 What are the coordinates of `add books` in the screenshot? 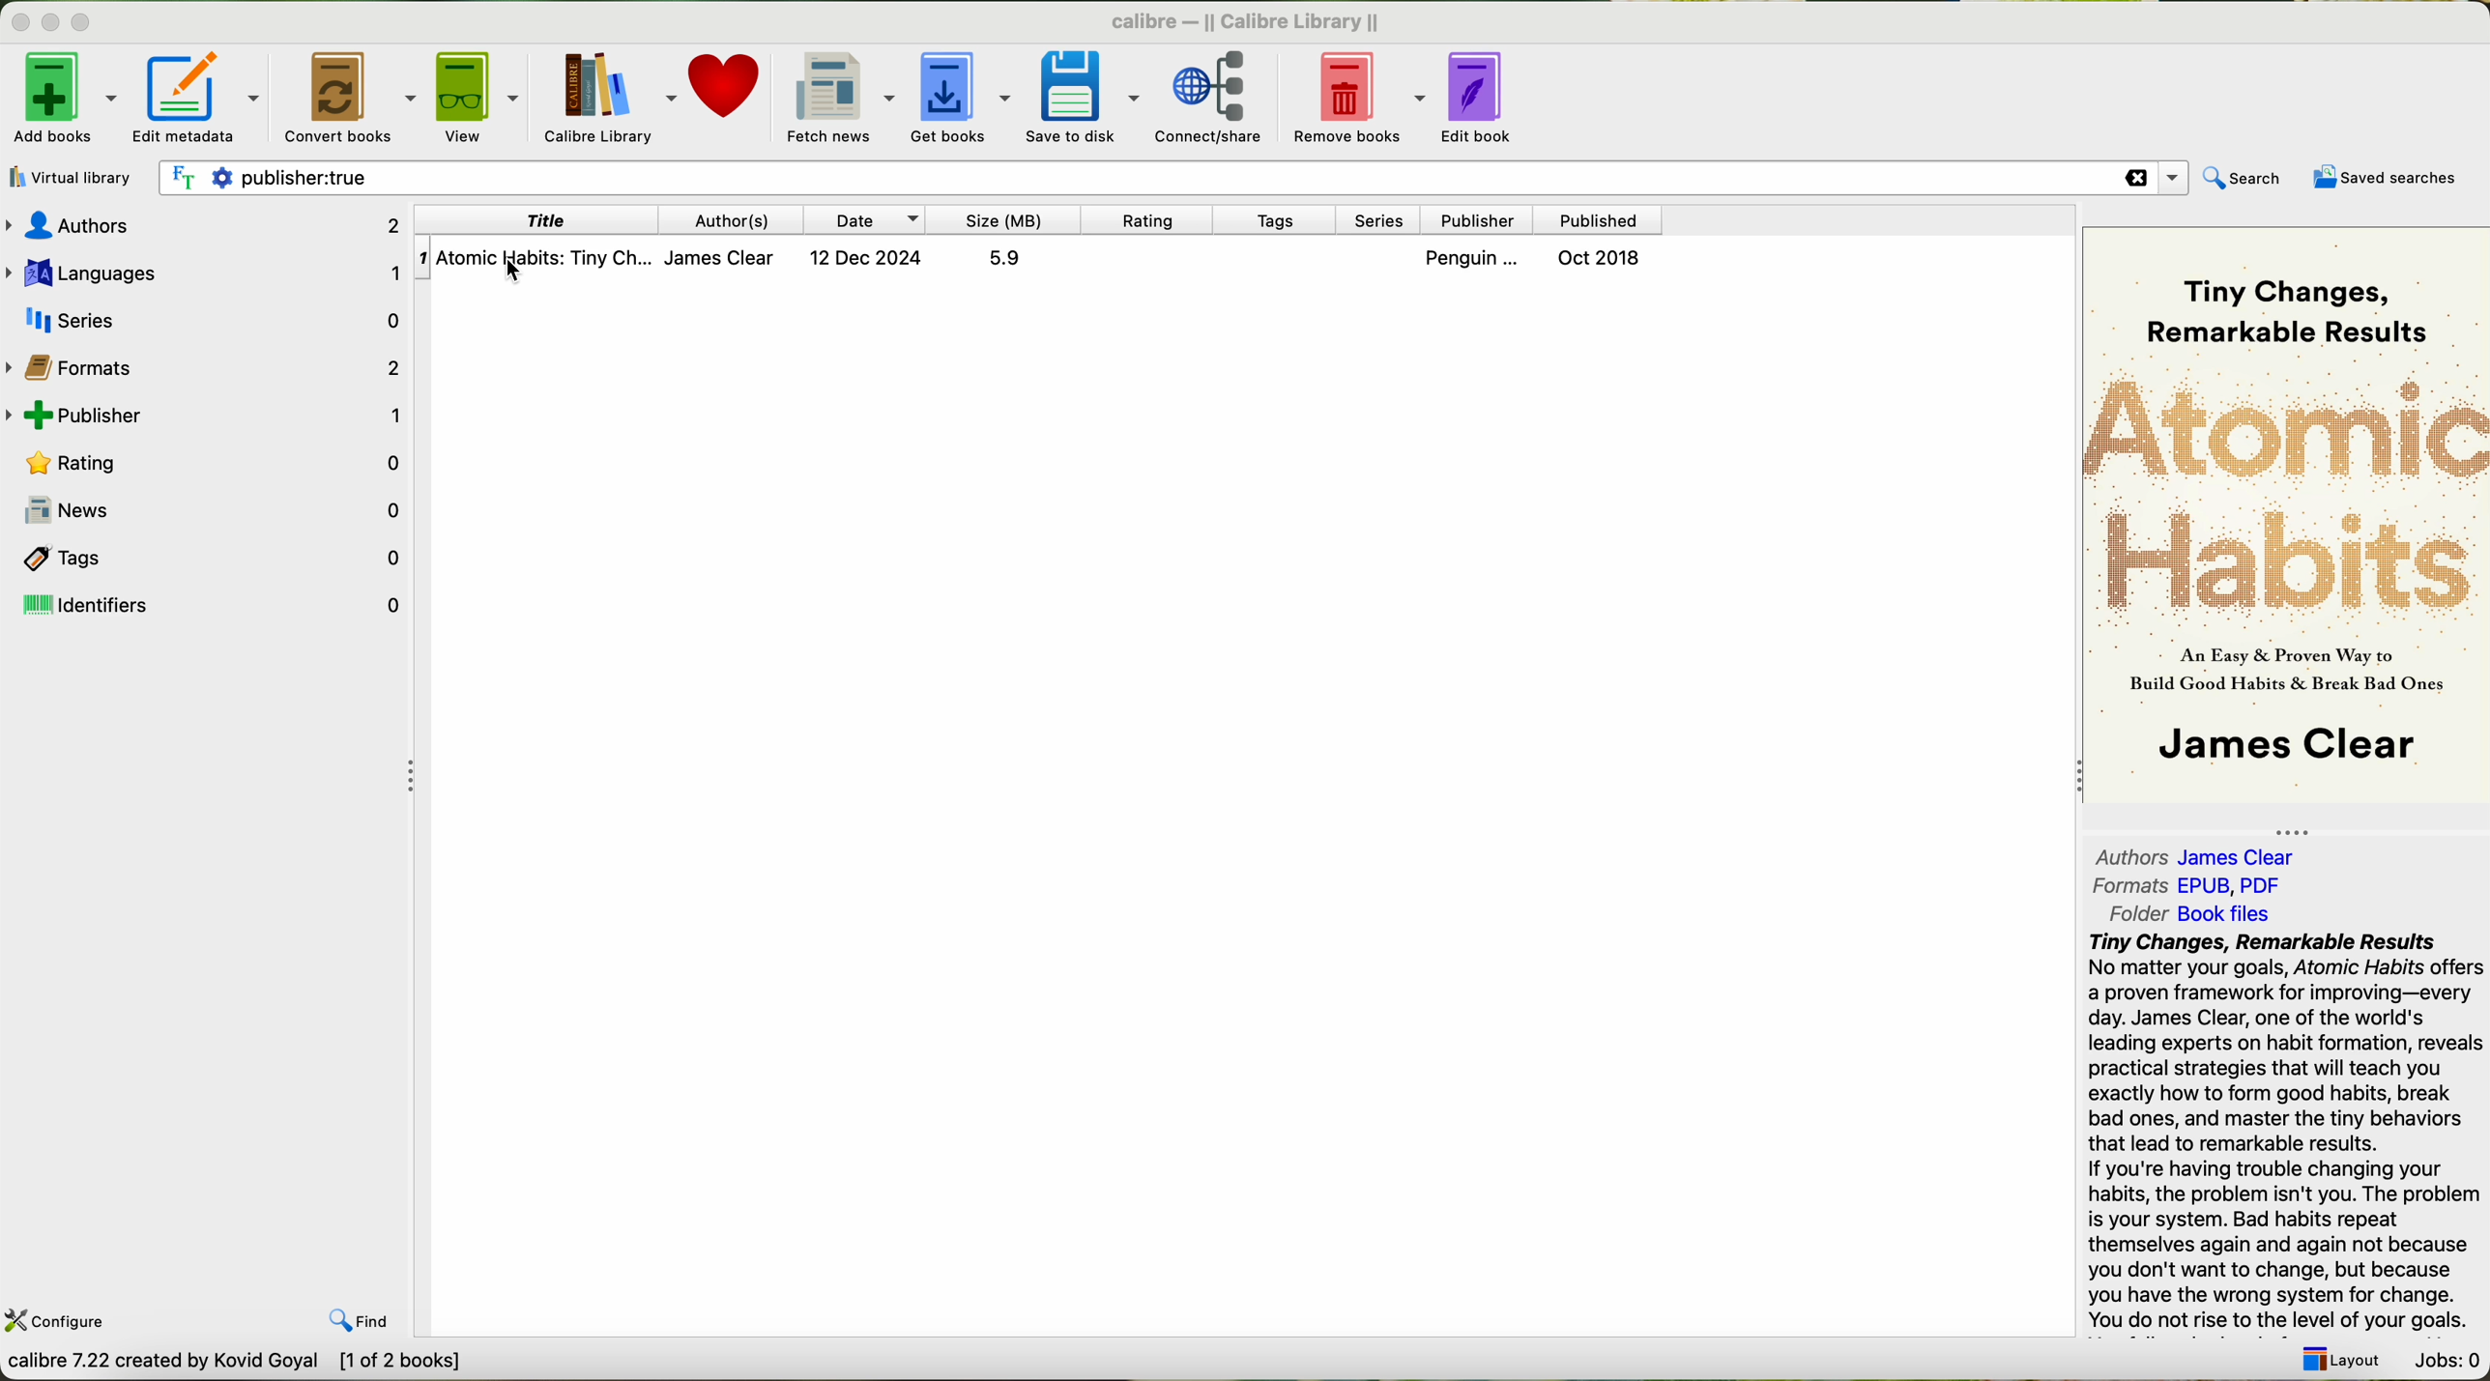 It's located at (59, 97).